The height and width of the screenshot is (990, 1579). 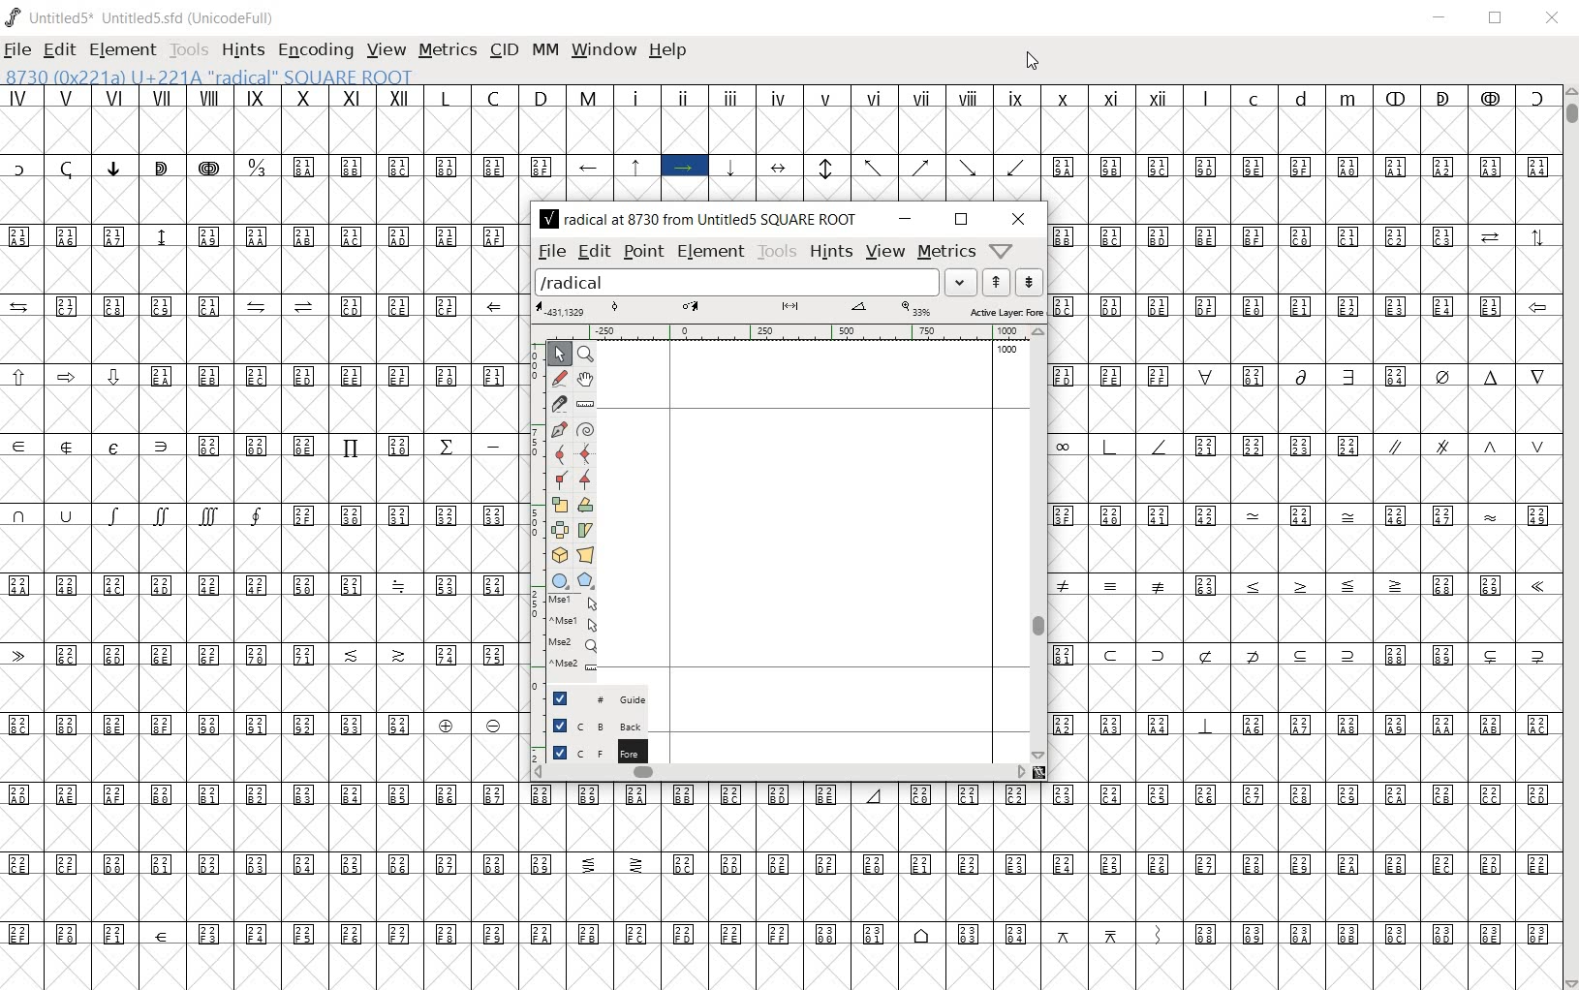 What do you see at coordinates (587, 402) in the screenshot?
I see `measure a distance, angle between points` at bounding box center [587, 402].